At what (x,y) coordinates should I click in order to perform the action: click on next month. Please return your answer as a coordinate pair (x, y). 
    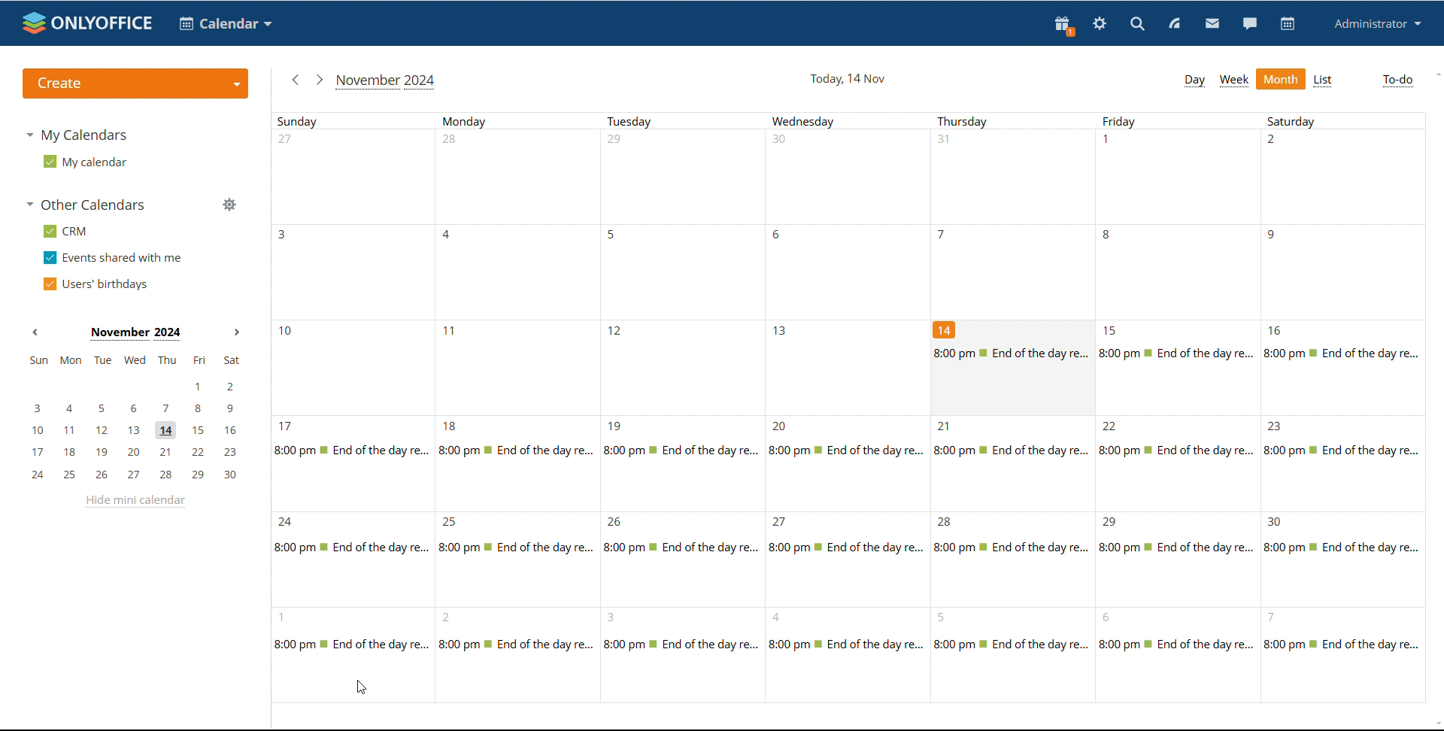
    Looking at the image, I should click on (317, 79).